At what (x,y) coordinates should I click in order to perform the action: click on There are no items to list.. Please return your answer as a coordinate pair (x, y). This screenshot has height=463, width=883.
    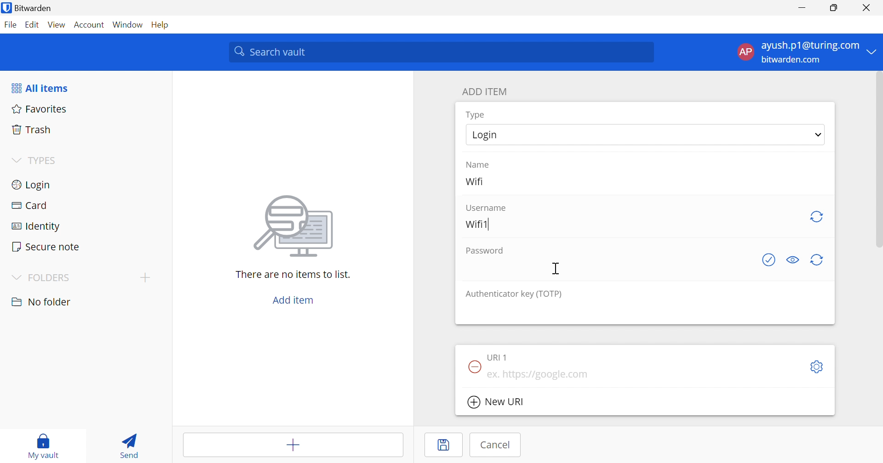
    Looking at the image, I should click on (294, 274).